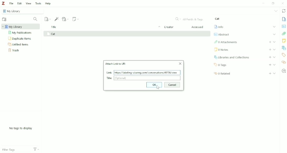 This screenshot has height=153, width=287. What do you see at coordinates (147, 73) in the screenshot?
I see `https! labeling s.unng.com/ conversations, 43706 view` at bounding box center [147, 73].